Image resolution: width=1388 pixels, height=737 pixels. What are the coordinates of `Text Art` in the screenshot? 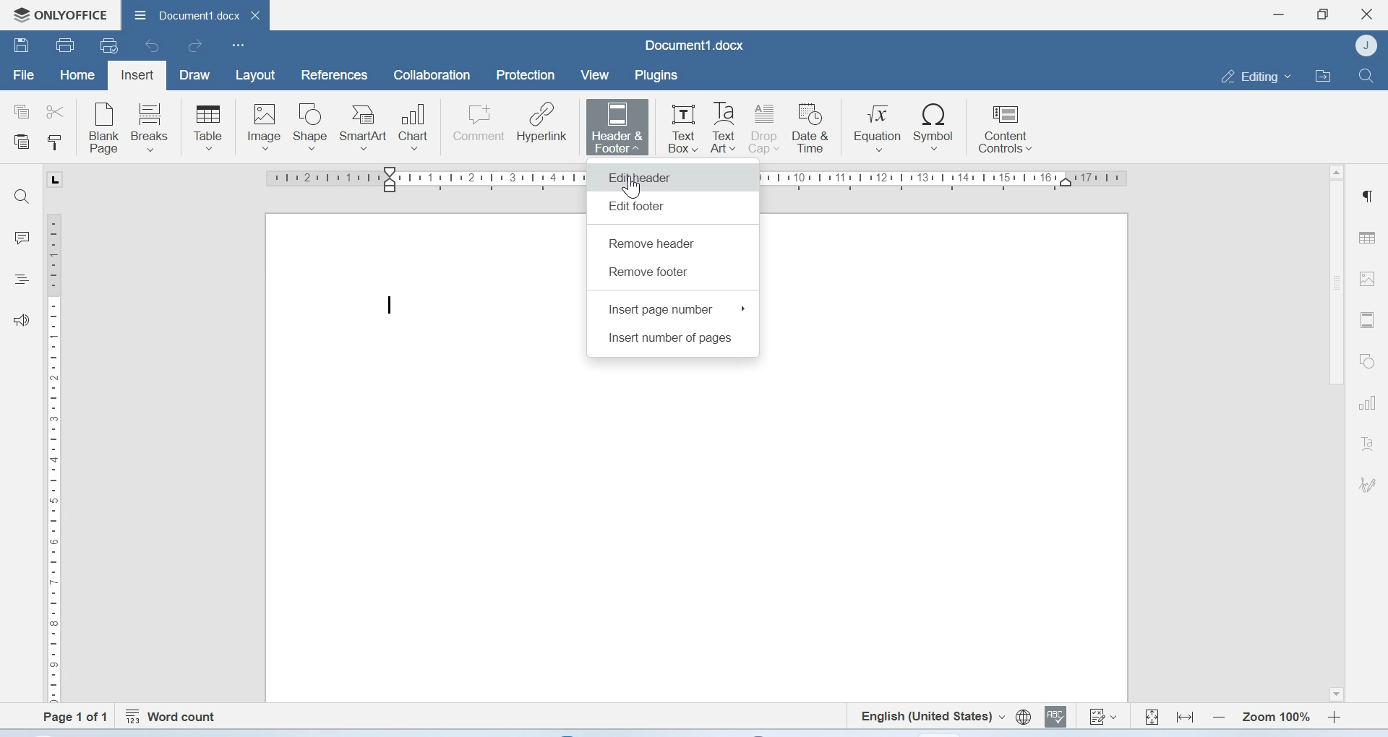 It's located at (724, 129).